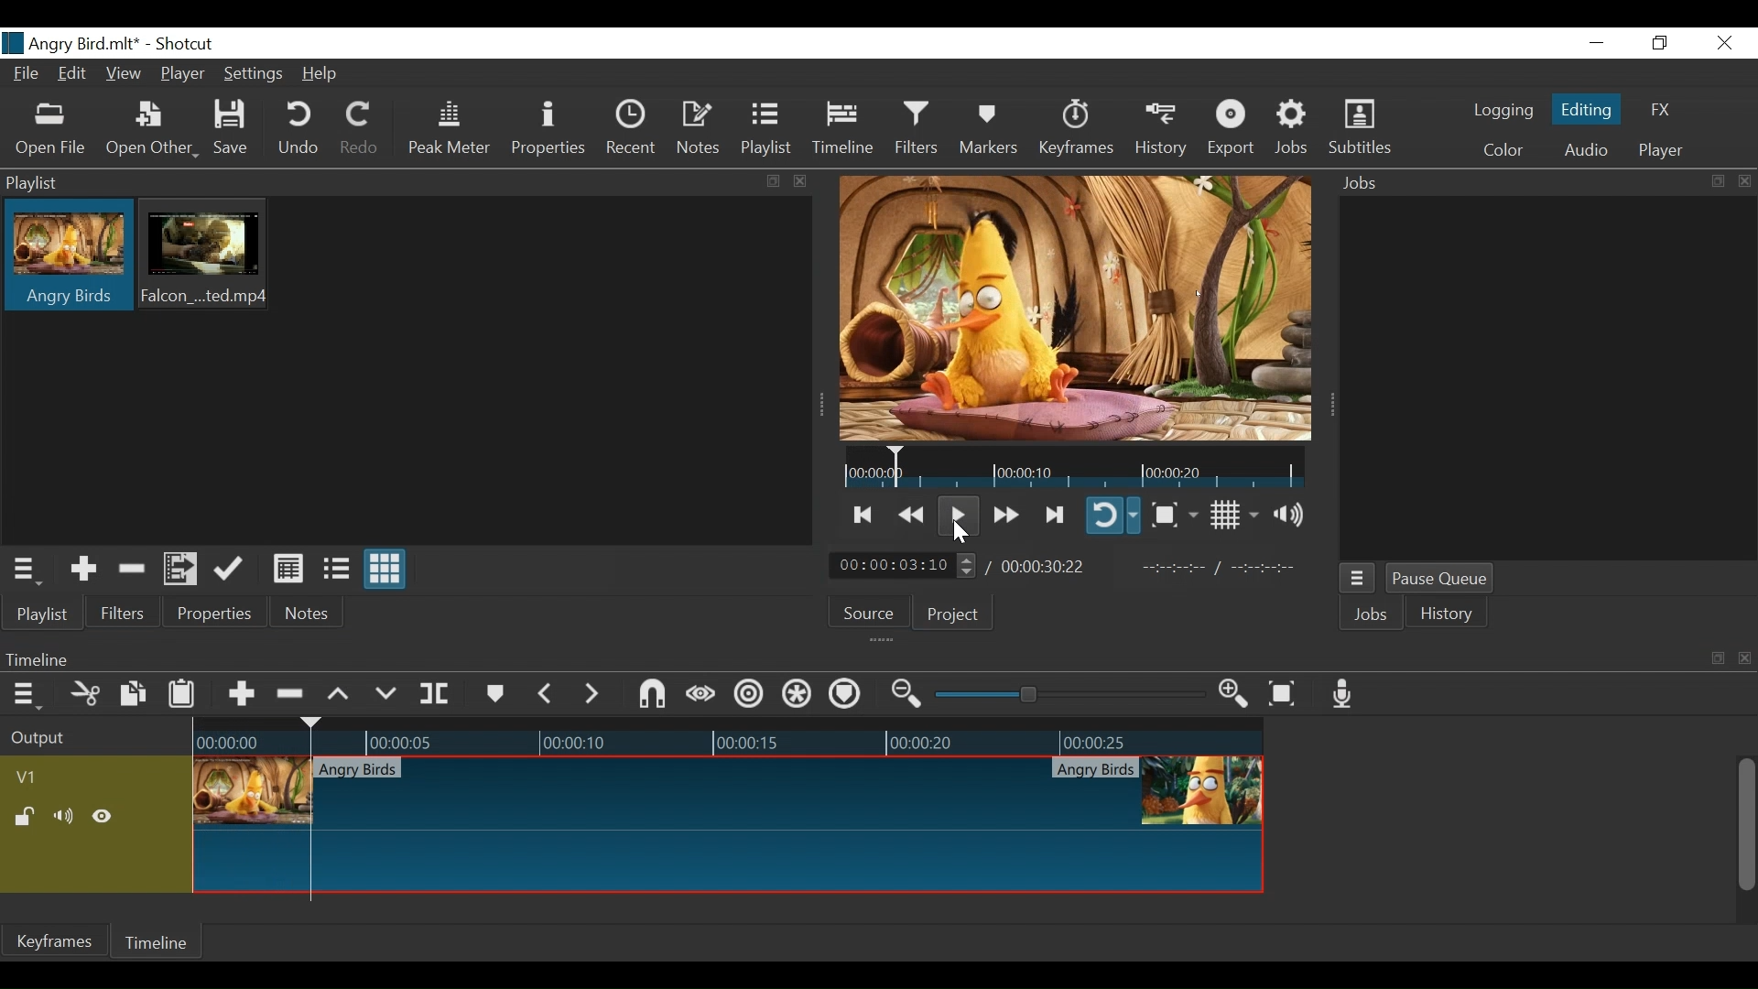 The width and height of the screenshot is (1758, 989). What do you see at coordinates (362, 128) in the screenshot?
I see `Redo` at bounding box center [362, 128].